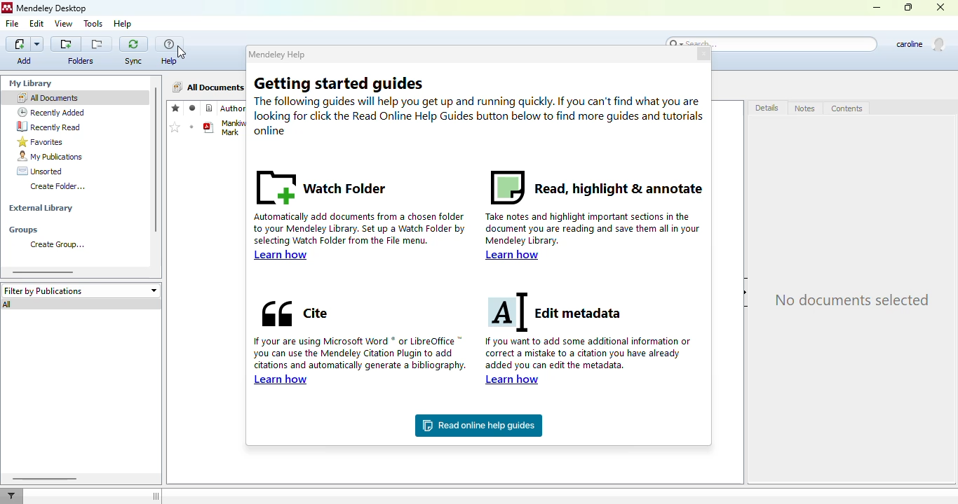 Image resolution: width=958 pixels, height=504 pixels. Describe the element at coordinates (232, 127) in the screenshot. I see `Mankiw N. Gregory Taylor P. Mark` at that location.